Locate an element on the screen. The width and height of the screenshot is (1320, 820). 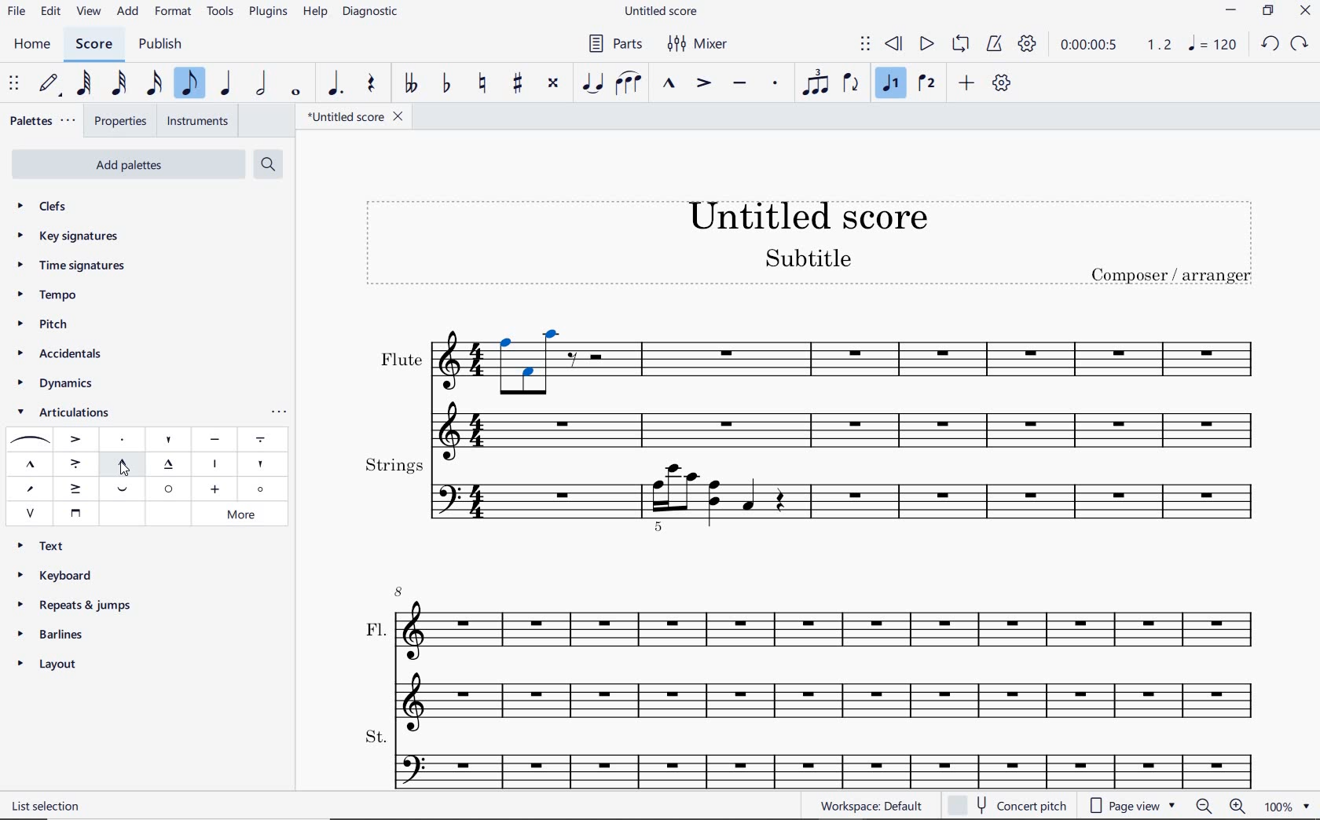
MARCATO-TENUTO ABOVE is located at coordinates (170, 465).